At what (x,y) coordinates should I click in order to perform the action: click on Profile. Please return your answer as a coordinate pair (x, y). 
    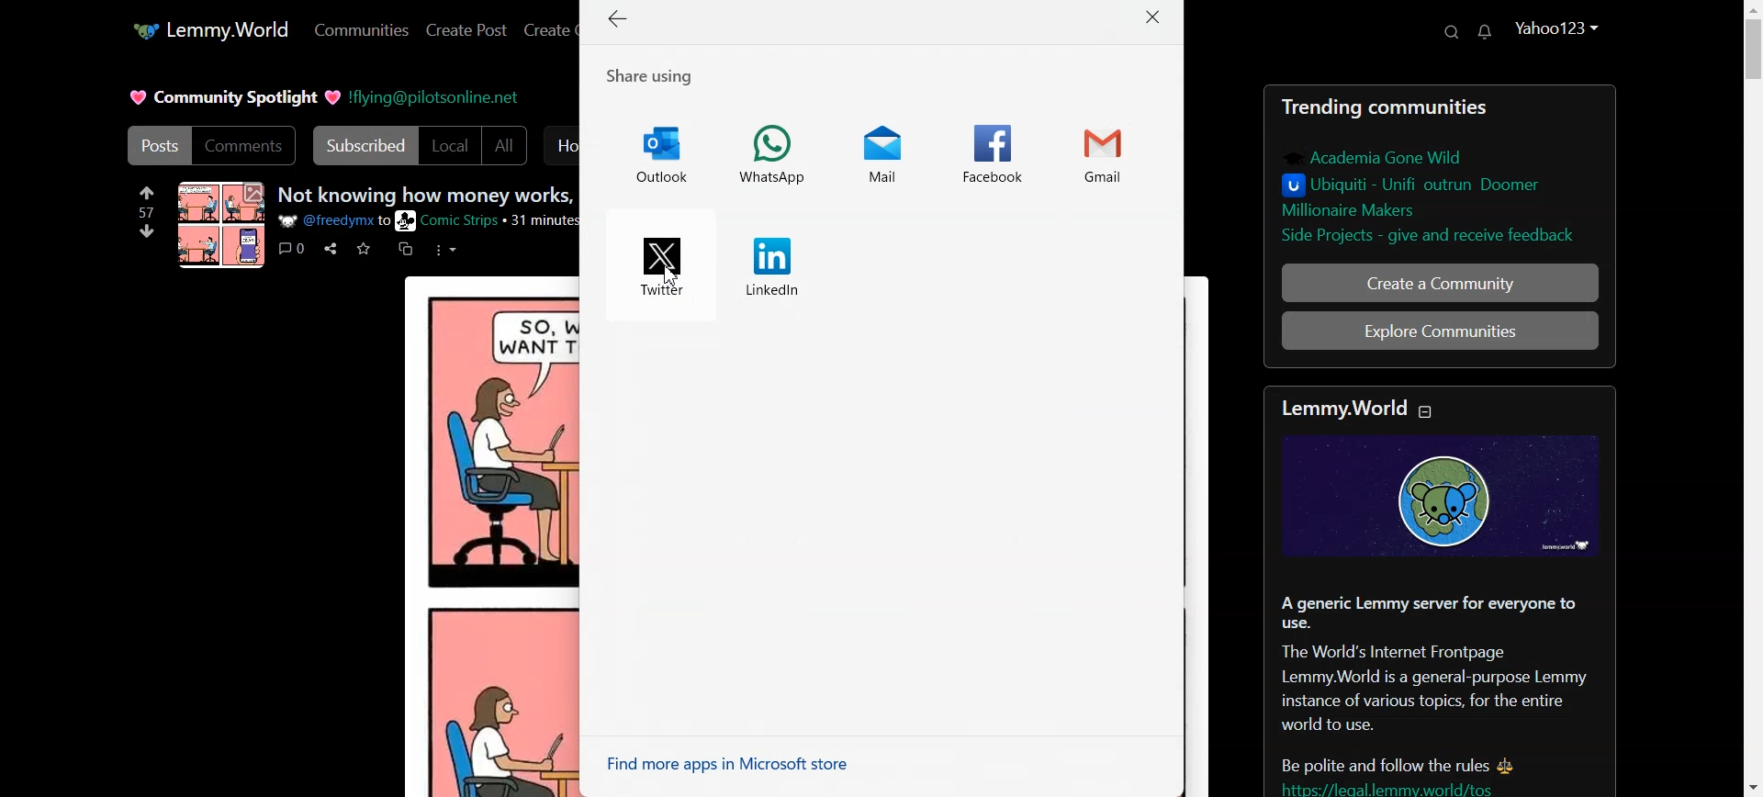
    Looking at the image, I should click on (1559, 27).